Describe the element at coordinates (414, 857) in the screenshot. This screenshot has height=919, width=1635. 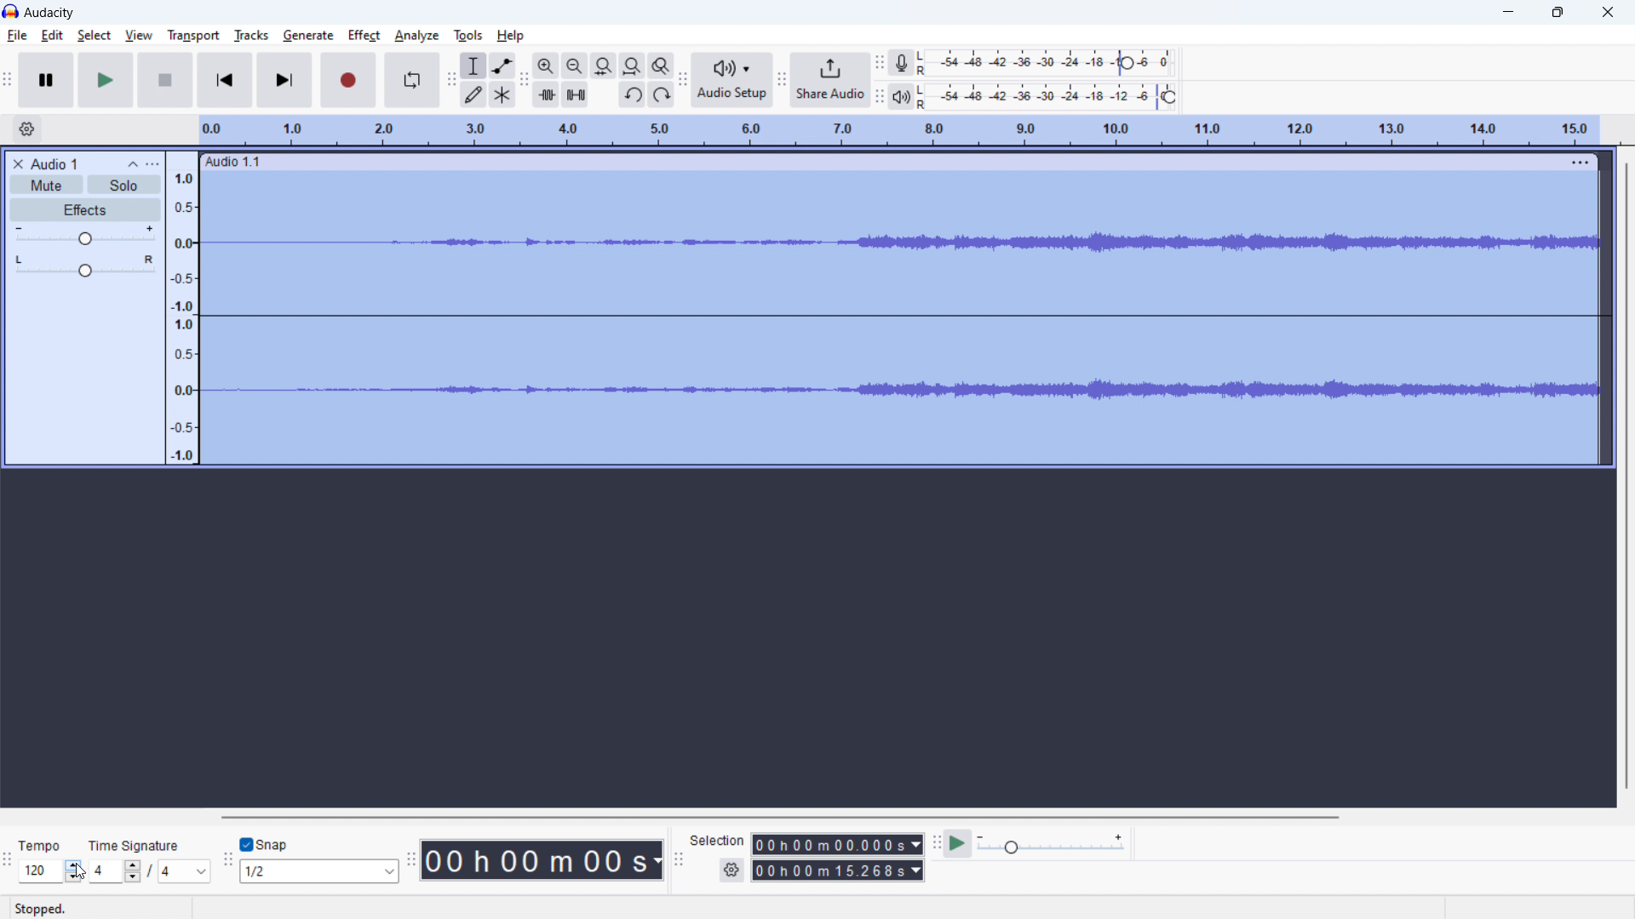
I see `time toolbar` at that location.